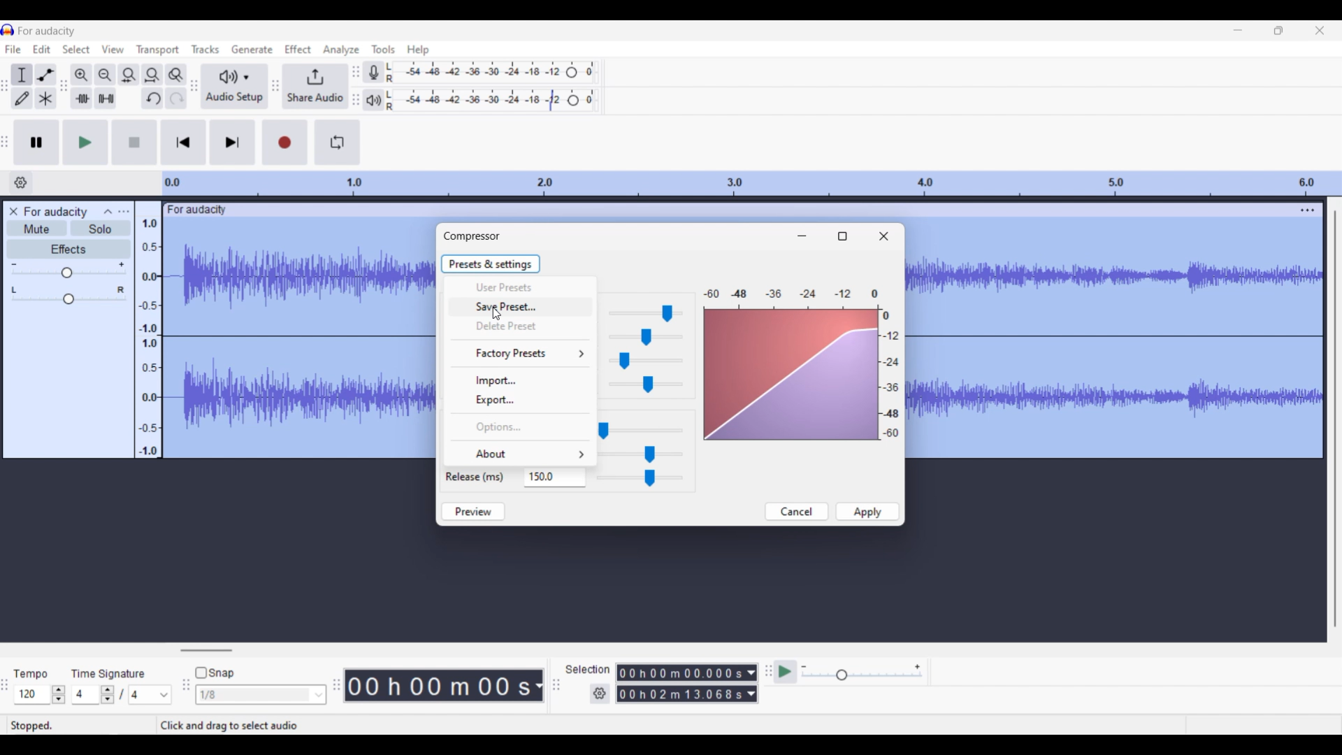  I want to click on Settings, so click(600, 693).